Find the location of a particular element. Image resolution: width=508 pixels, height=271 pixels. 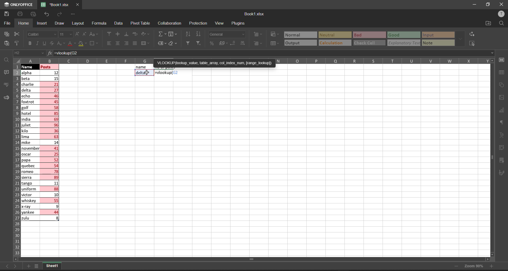

feedback and support is located at coordinates (5, 98).